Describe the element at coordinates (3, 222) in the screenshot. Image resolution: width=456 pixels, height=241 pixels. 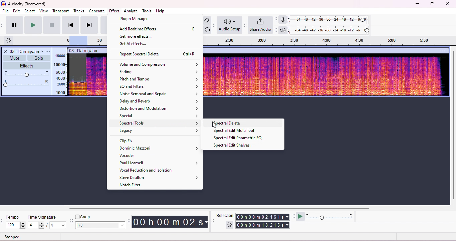
I see `tempo tools` at that location.